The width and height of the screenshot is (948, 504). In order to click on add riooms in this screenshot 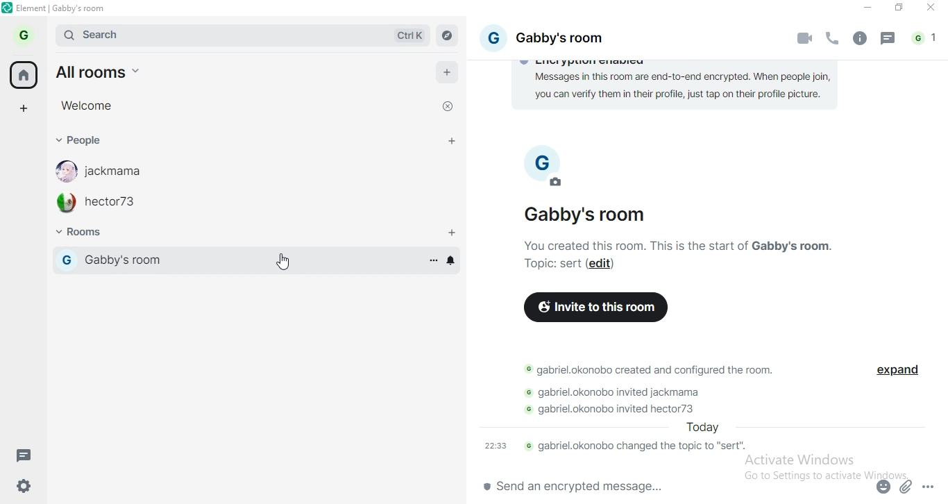, I will do `click(452, 233)`.